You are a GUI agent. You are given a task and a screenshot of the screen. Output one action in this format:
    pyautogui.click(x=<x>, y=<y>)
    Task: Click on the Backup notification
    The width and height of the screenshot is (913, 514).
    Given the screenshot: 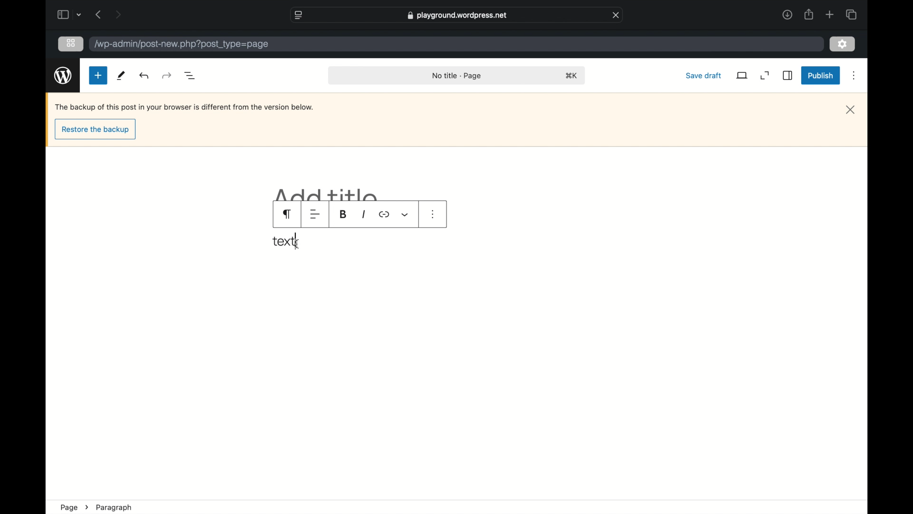 What is the action you would take?
    pyautogui.click(x=185, y=107)
    